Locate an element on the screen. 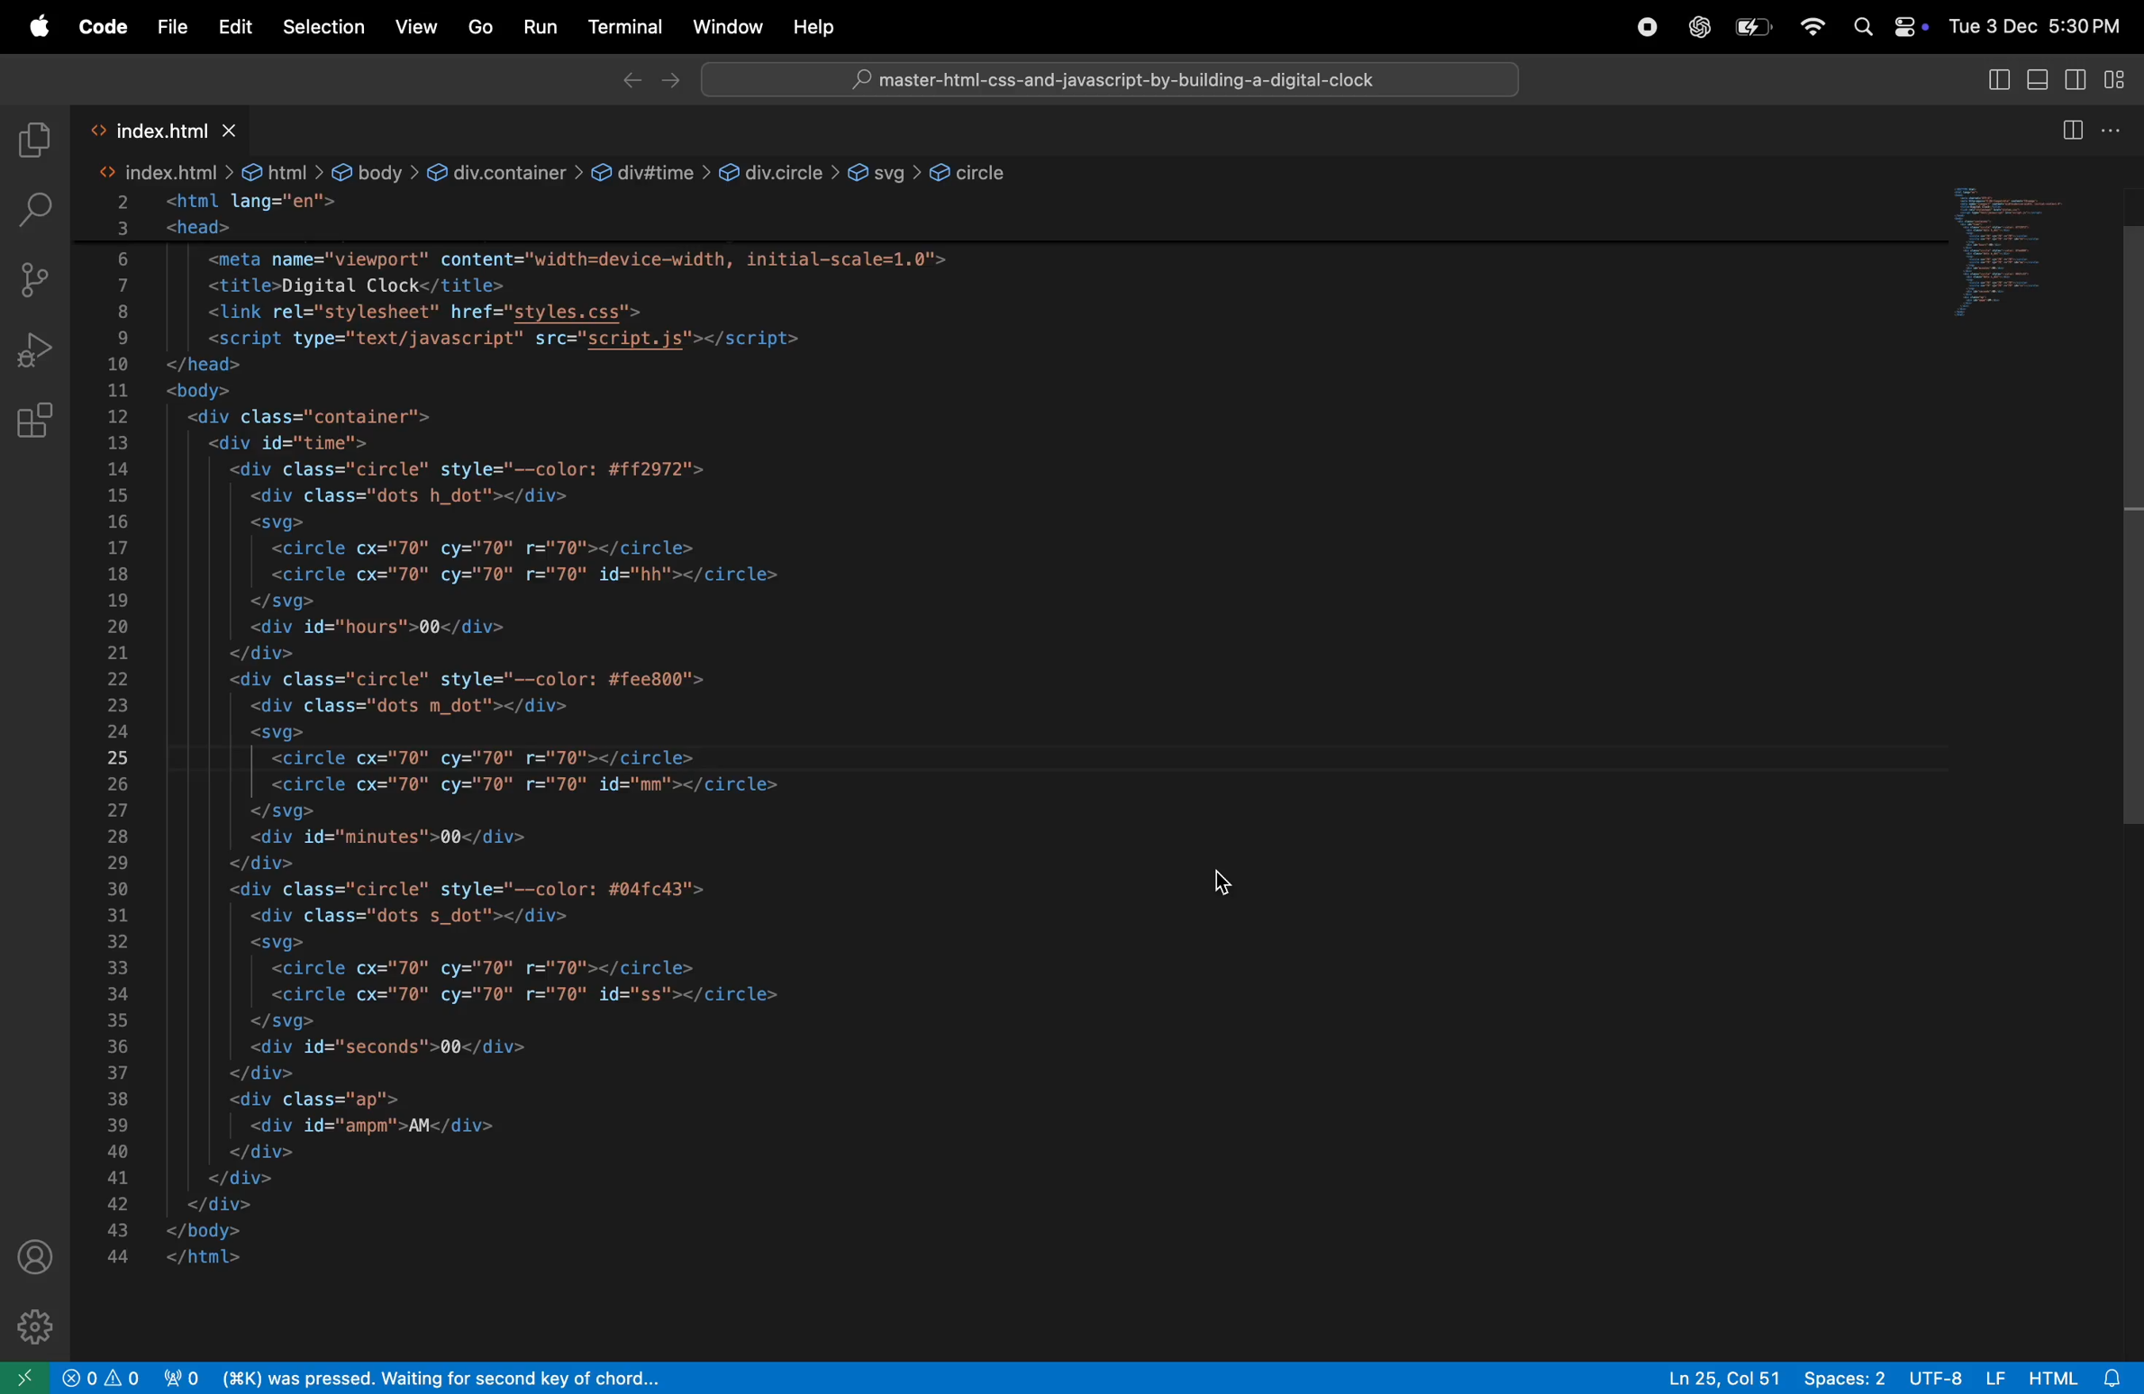 This screenshot has width=2144, height=1394. run is located at coordinates (543, 26).